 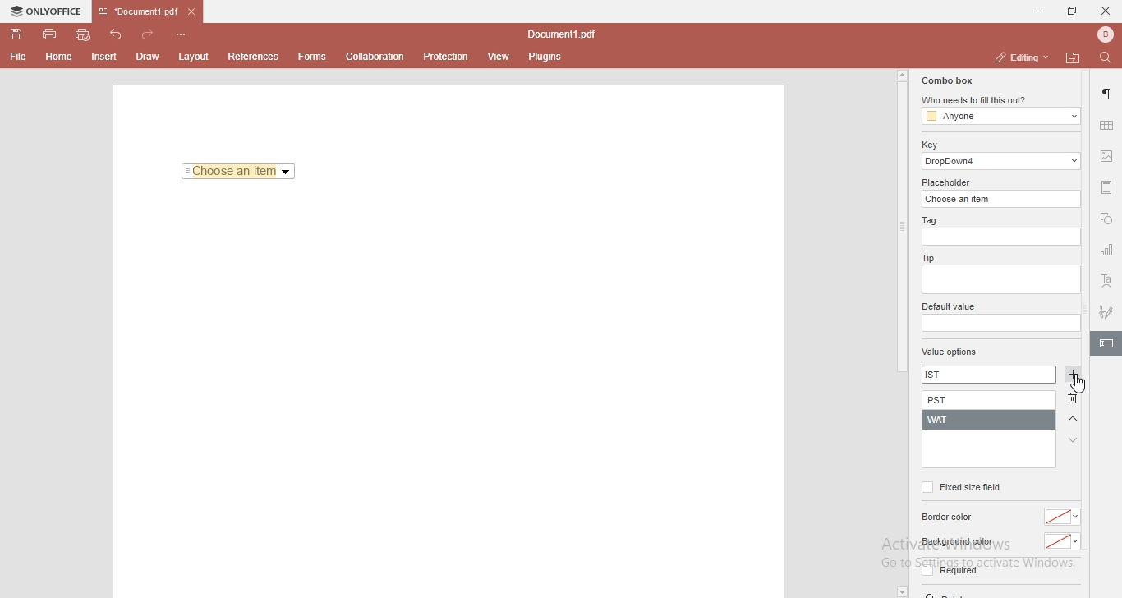 What do you see at coordinates (151, 56) in the screenshot?
I see `Draw` at bounding box center [151, 56].